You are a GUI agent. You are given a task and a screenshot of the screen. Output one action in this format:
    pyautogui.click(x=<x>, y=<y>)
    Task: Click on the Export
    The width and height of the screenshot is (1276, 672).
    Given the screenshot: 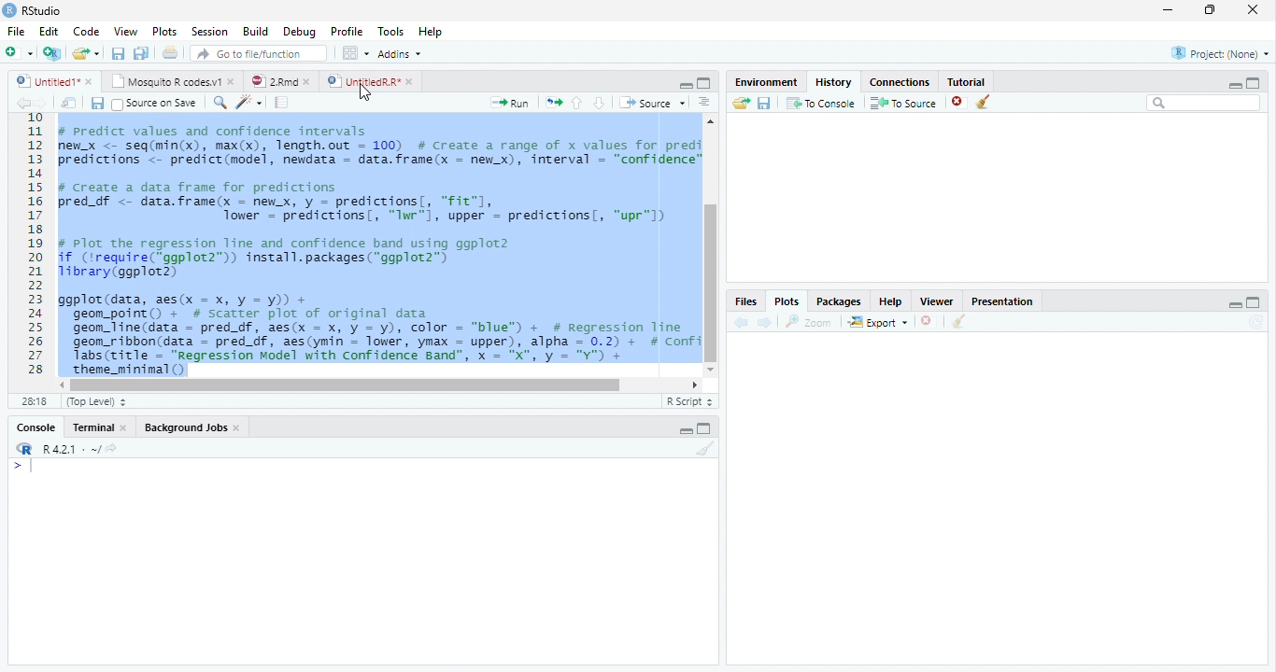 What is the action you would take?
    pyautogui.click(x=877, y=323)
    